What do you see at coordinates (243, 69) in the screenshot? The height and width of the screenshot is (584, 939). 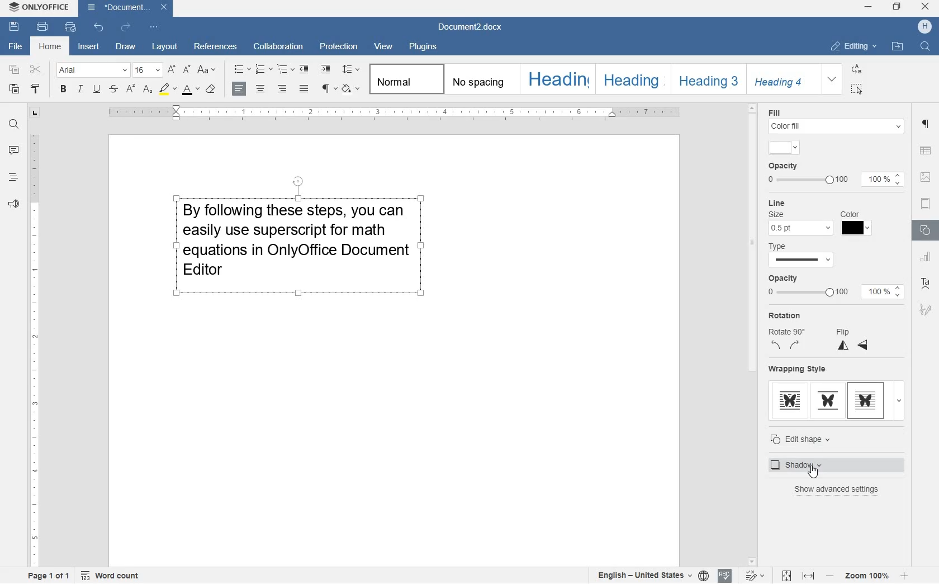 I see `bullets` at bounding box center [243, 69].